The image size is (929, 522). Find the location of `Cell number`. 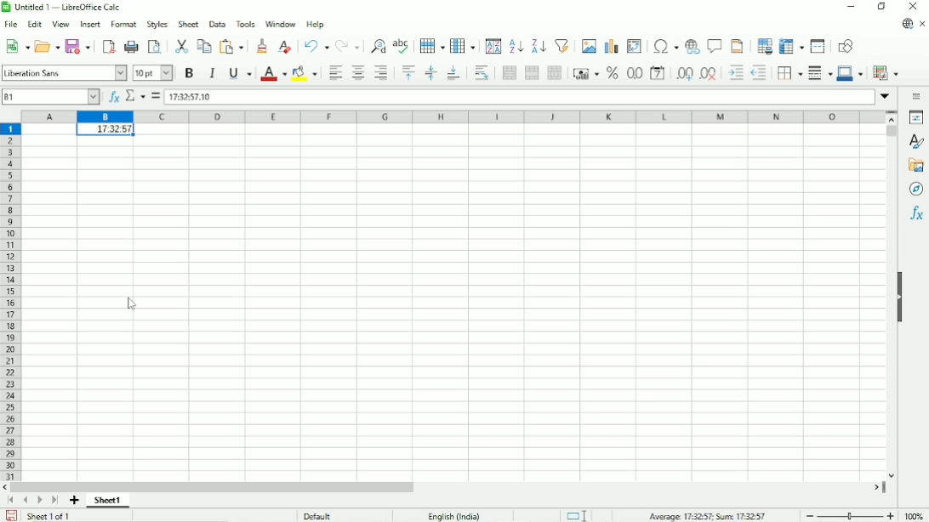

Cell number is located at coordinates (52, 97).